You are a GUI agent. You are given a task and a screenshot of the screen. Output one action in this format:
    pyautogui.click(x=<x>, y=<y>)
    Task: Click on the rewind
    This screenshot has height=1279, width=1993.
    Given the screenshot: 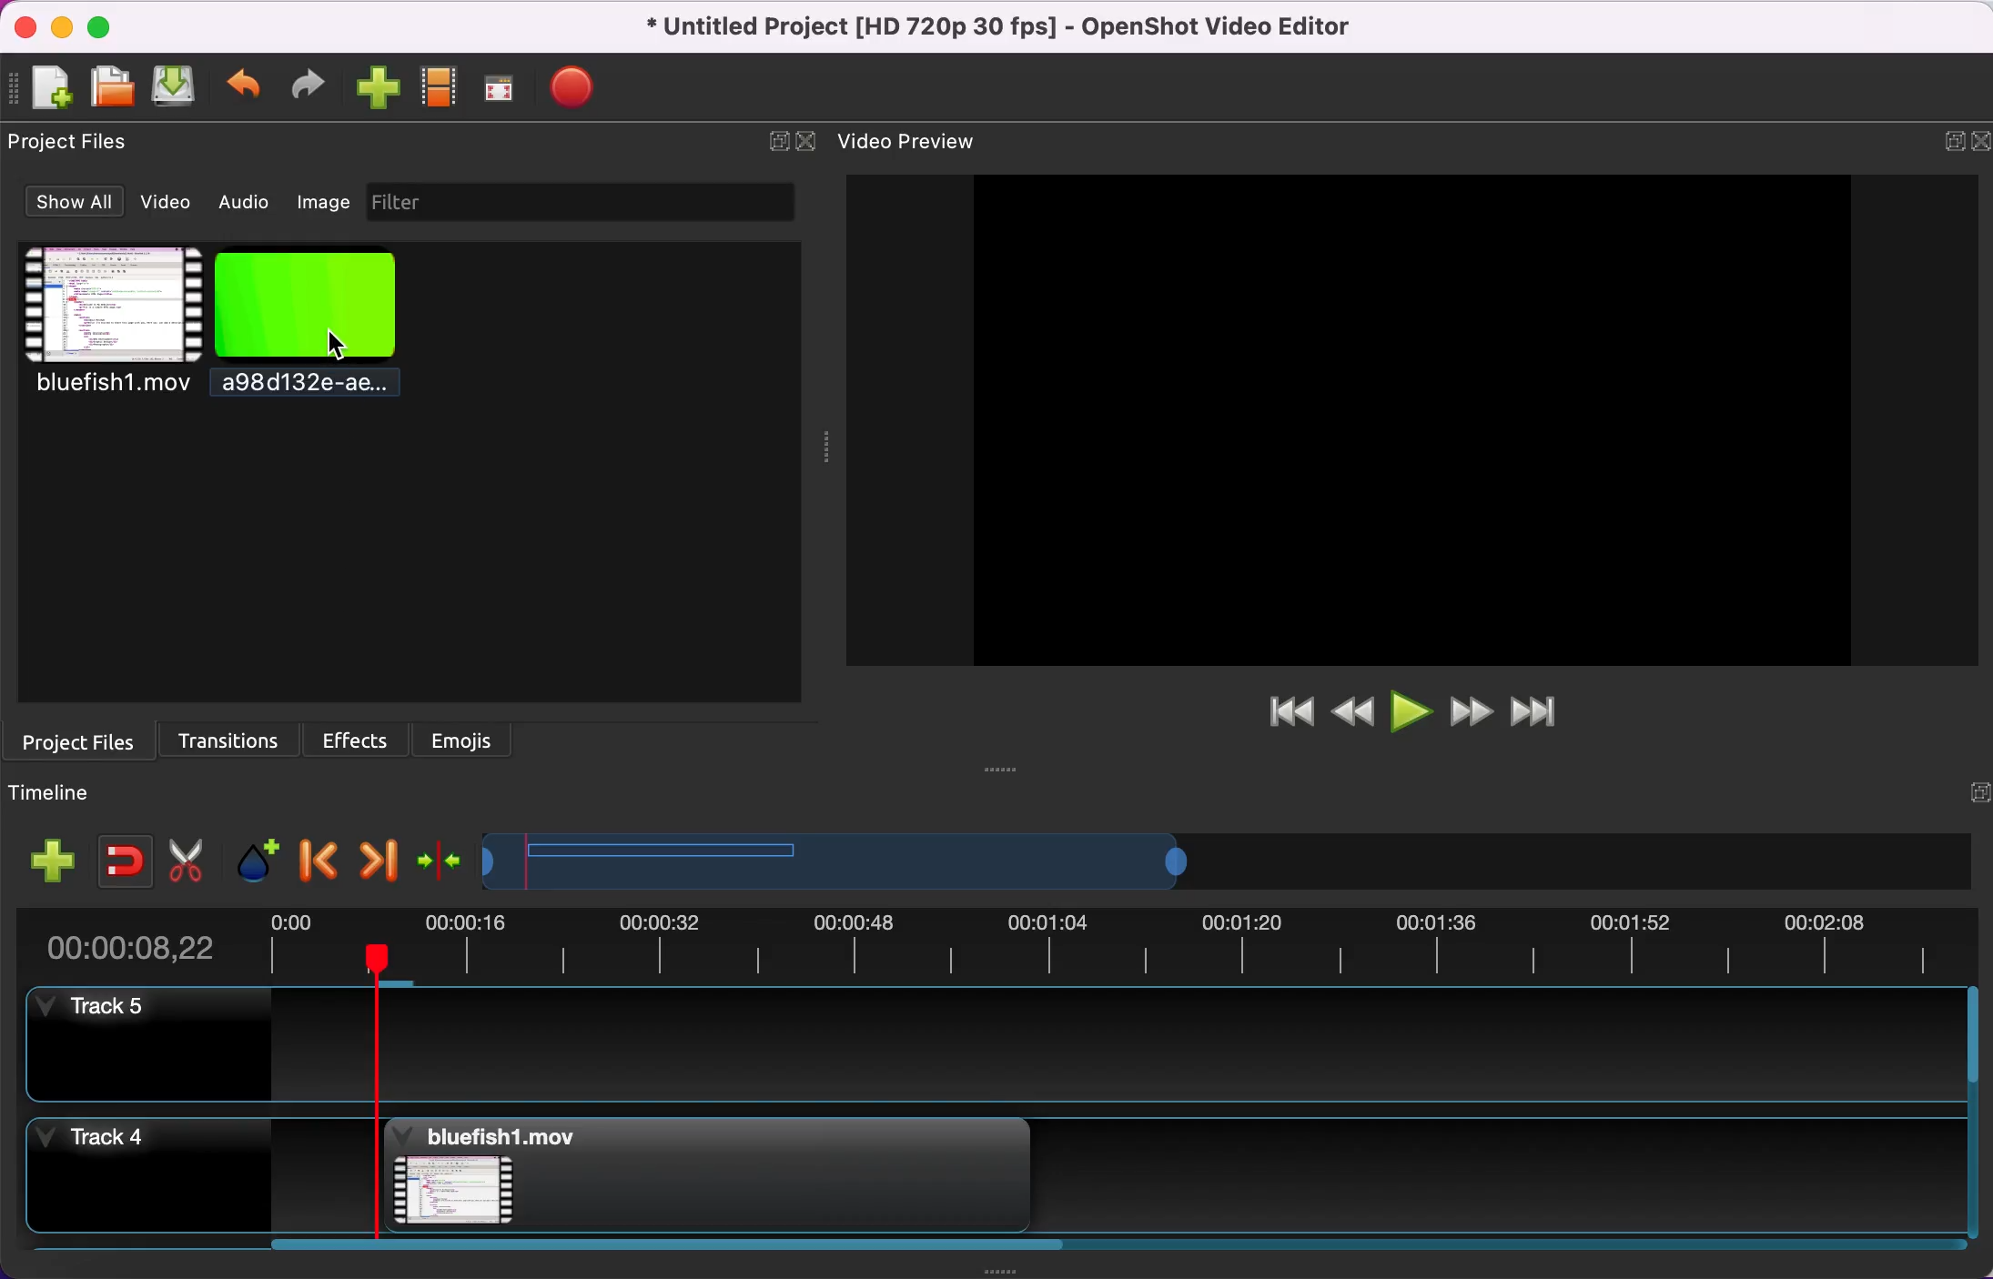 What is the action you would take?
    pyautogui.click(x=1354, y=713)
    